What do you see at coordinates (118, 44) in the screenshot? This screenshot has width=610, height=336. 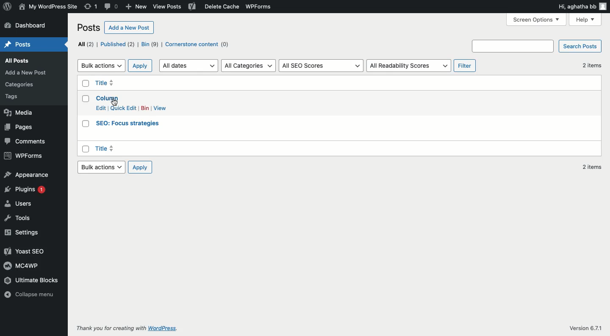 I see `Published` at bounding box center [118, 44].